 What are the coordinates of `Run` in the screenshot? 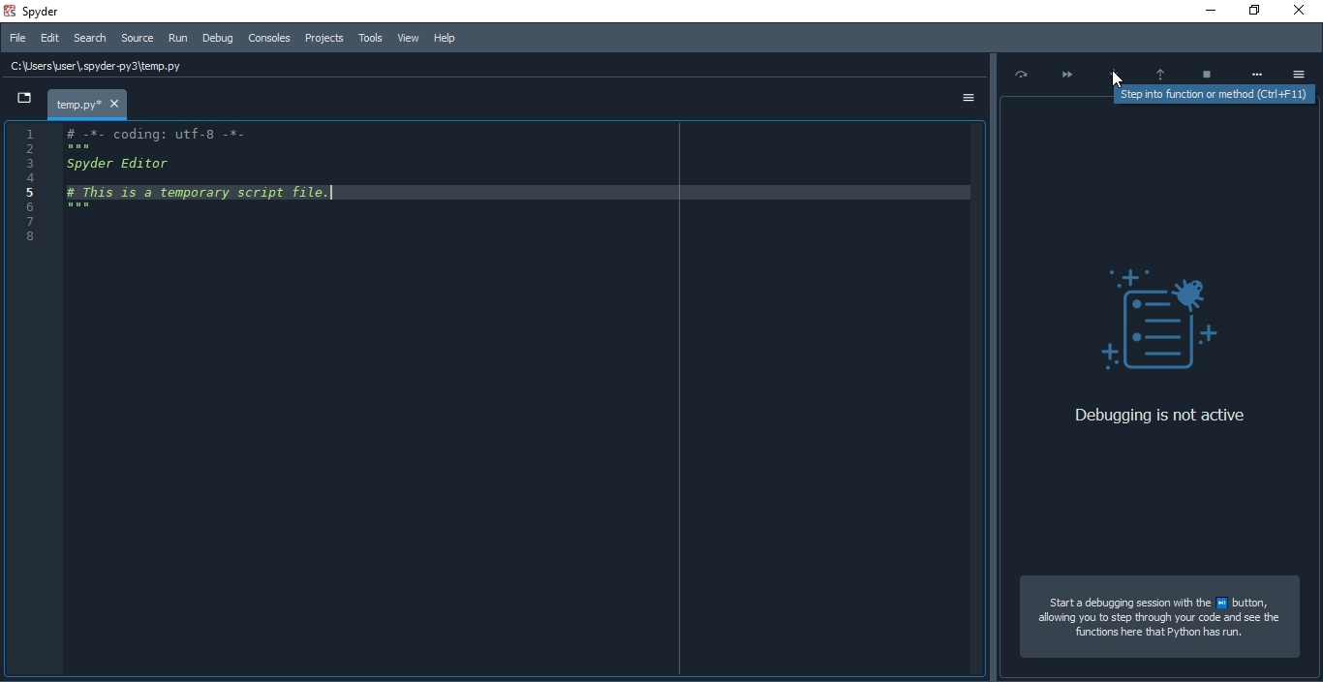 It's located at (178, 39).